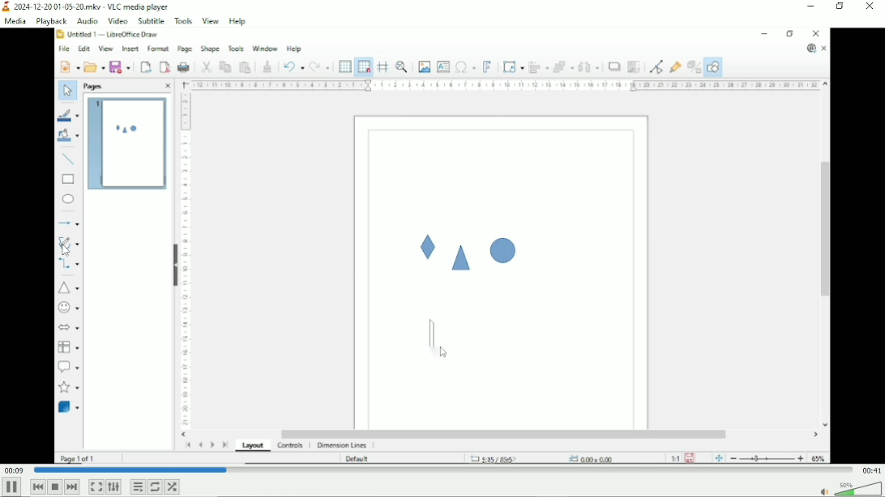  What do you see at coordinates (872, 469) in the screenshot?
I see `Total duration` at bounding box center [872, 469].